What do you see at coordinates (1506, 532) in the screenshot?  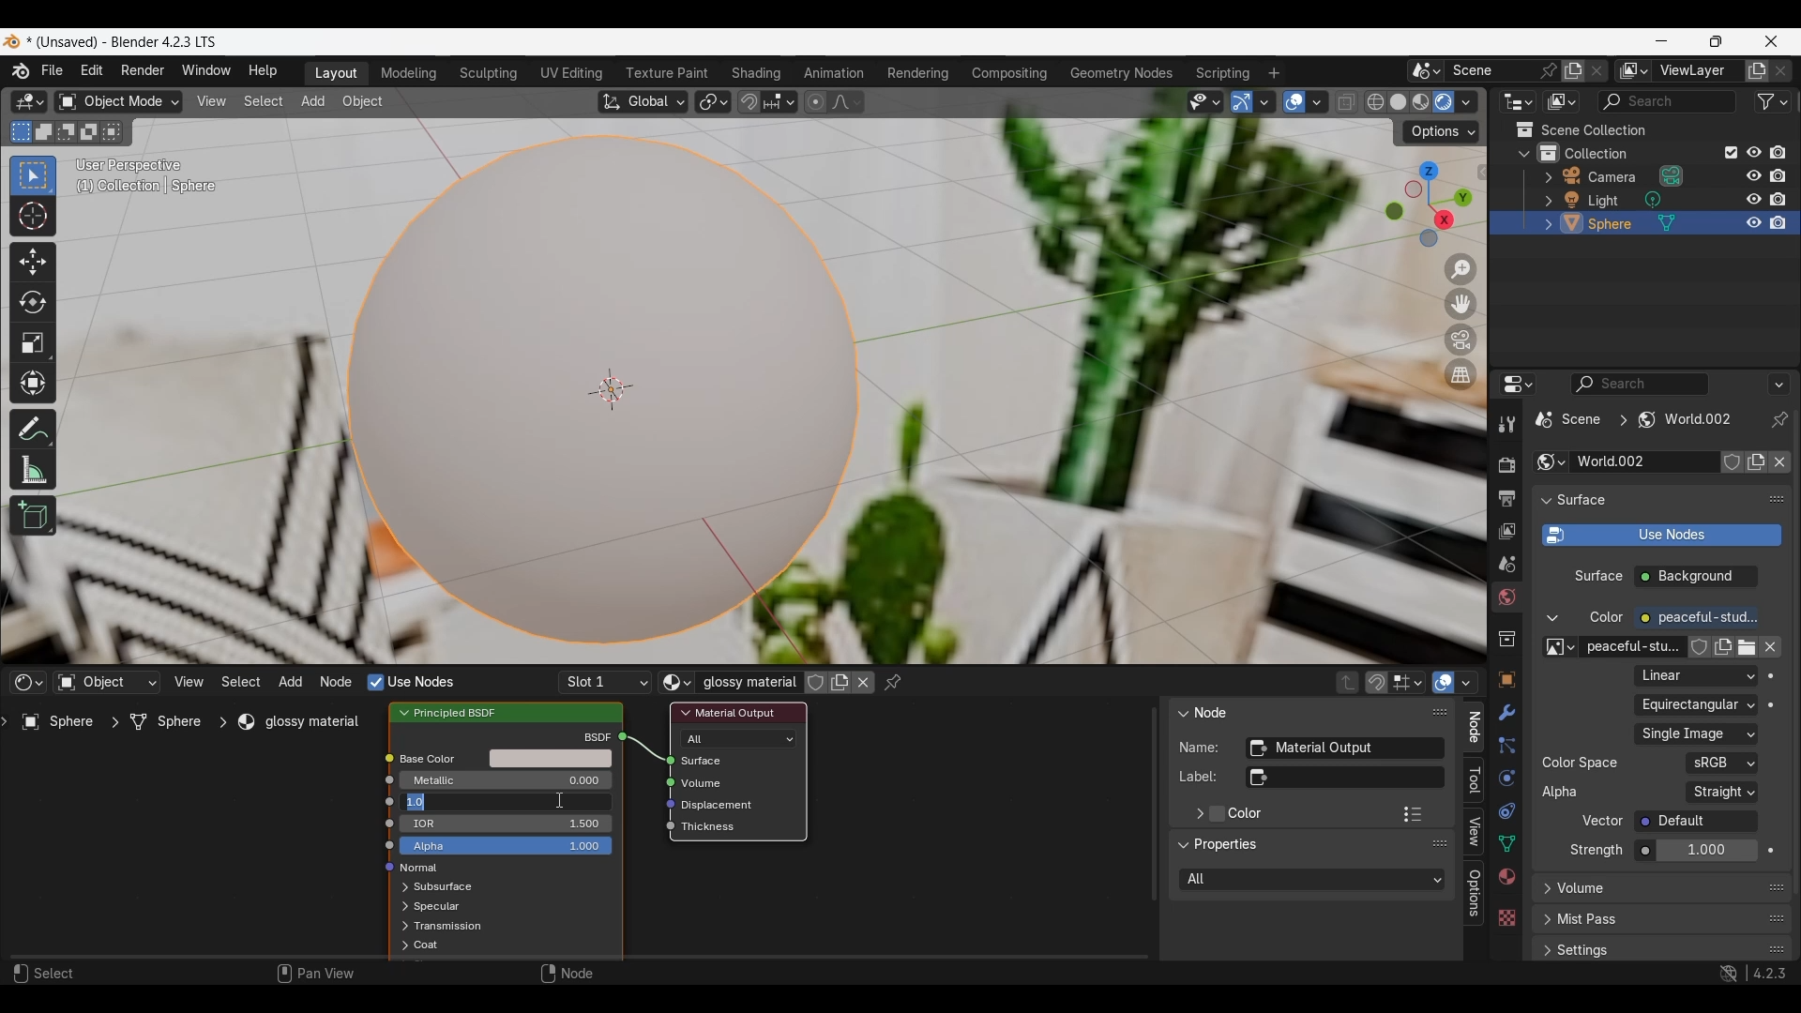 I see `View layer properties` at bounding box center [1506, 532].